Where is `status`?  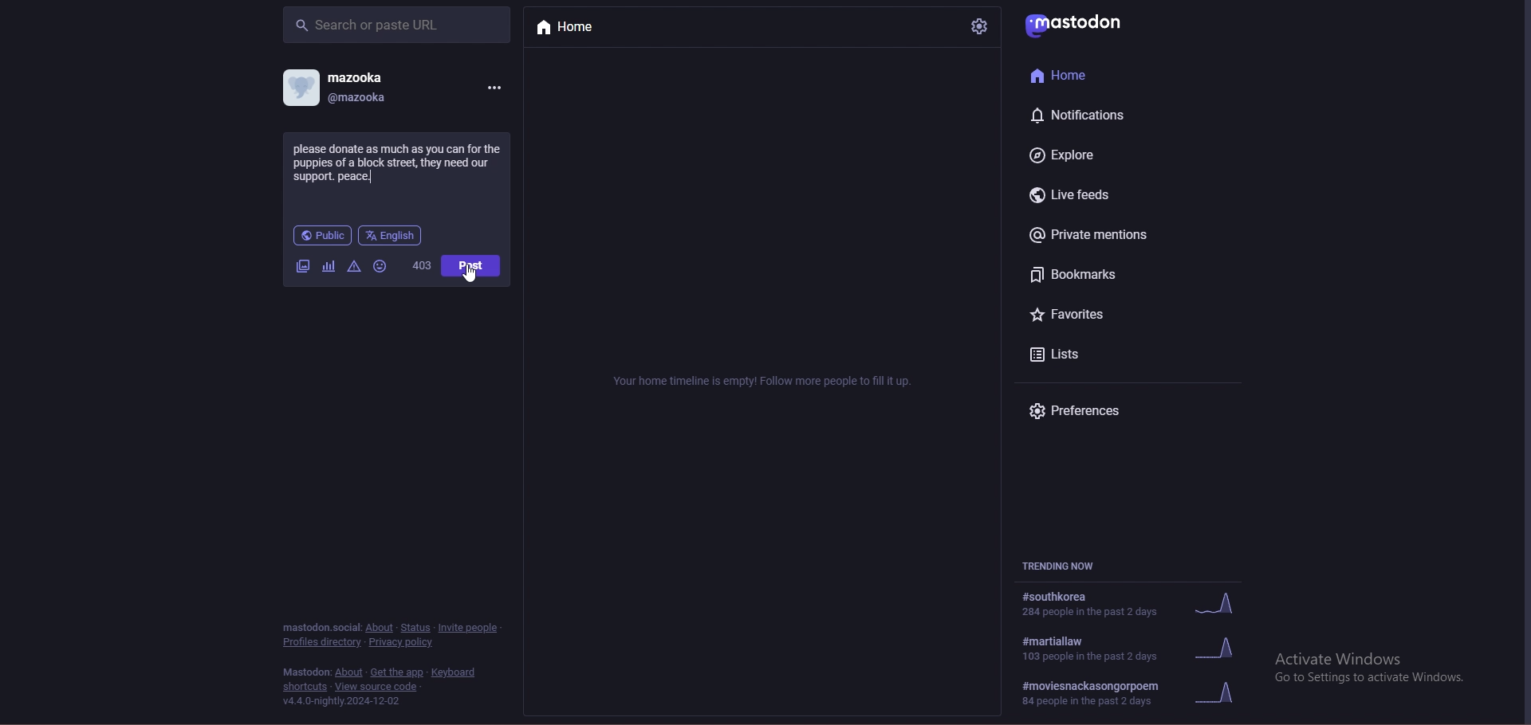 status is located at coordinates (415, 628).